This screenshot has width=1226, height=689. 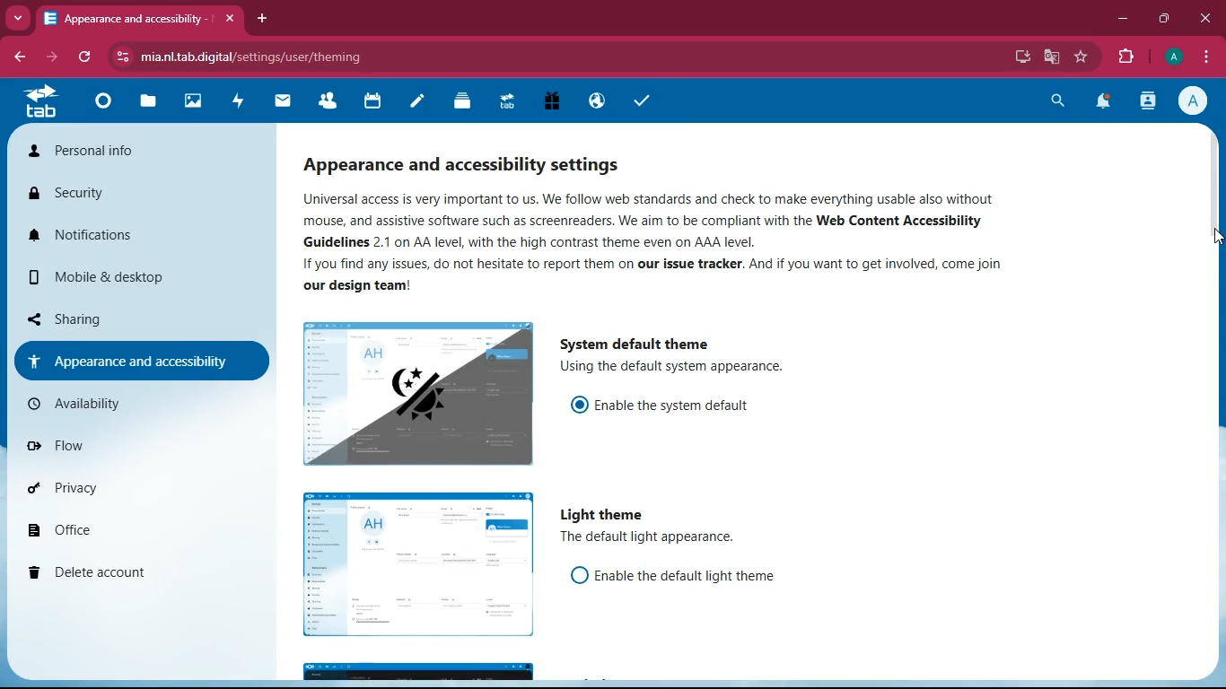 What do you see at coordinates (123, 487) in the screenshot?
I see `privacy` at bounding box center [123, 487].